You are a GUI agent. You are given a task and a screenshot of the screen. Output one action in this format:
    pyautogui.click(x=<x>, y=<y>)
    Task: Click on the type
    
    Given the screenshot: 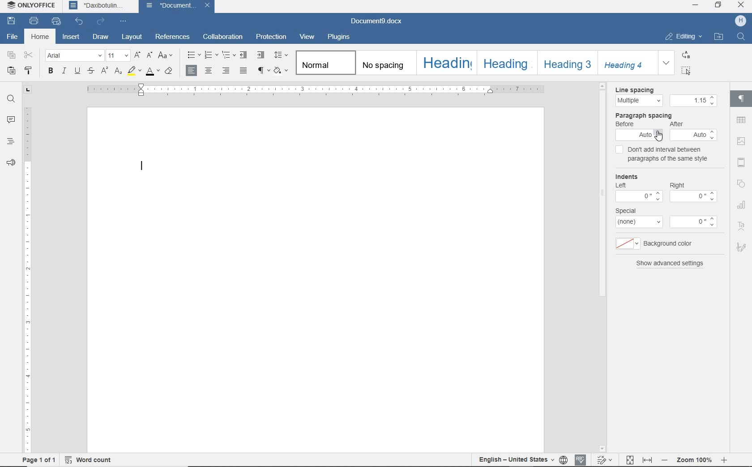 What is the action you would take?
    pyautogui.click(x=640, y=221)
    